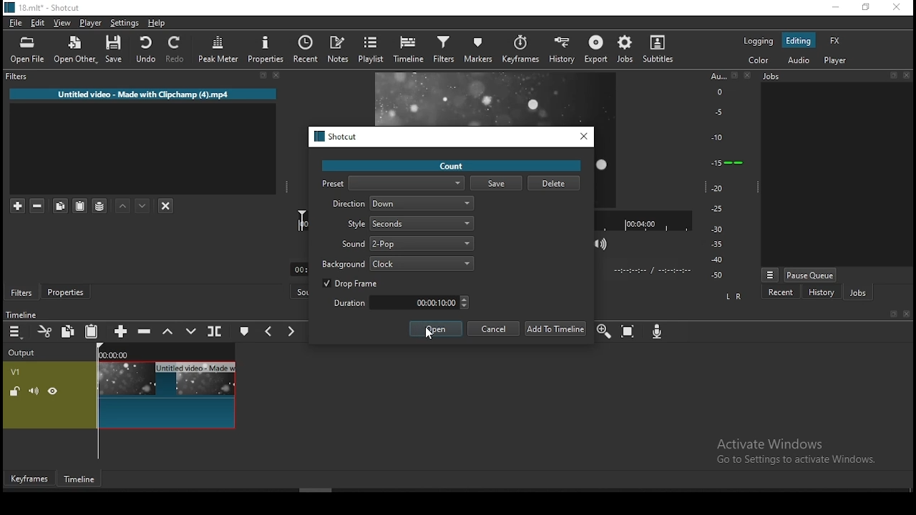 The image size is (916, 515). Describe the element at coordinates (120, 331) in the screenshot. I see `append` at that location.